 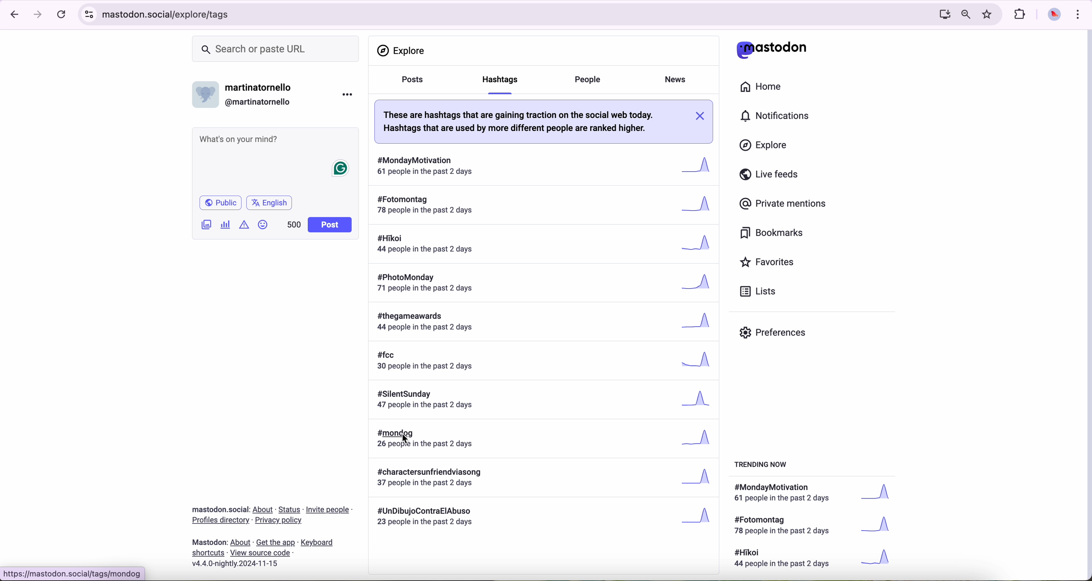 I want to click on close, so click(x=702, y=117).